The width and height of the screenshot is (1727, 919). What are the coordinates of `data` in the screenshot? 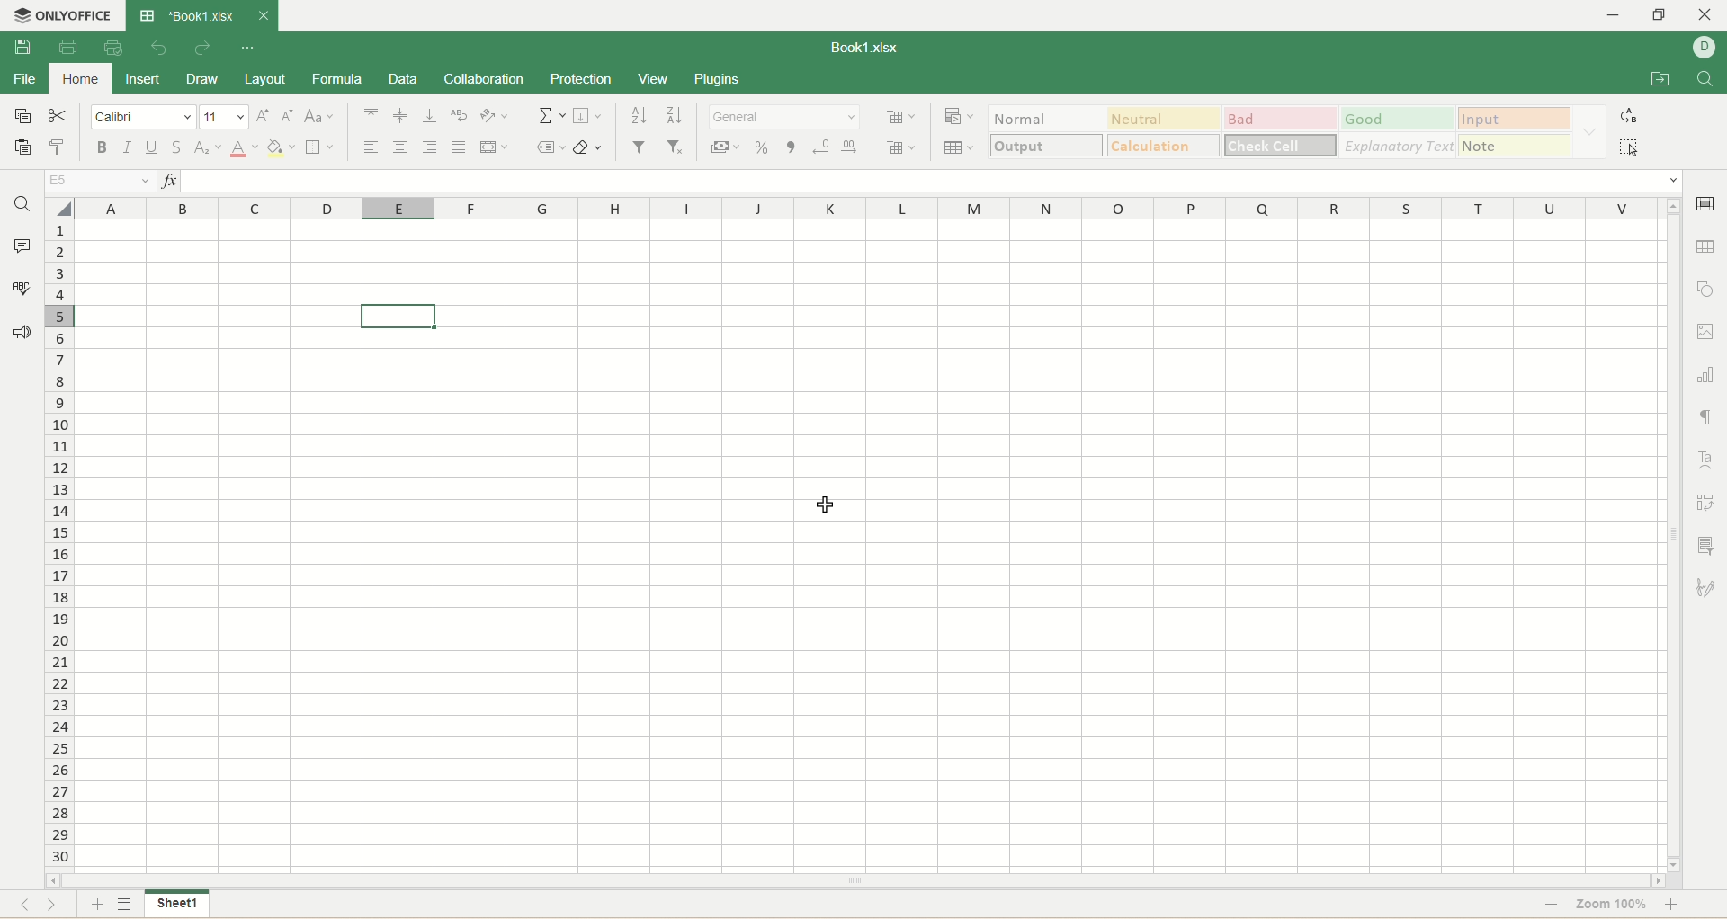 It's located at (403, 79).